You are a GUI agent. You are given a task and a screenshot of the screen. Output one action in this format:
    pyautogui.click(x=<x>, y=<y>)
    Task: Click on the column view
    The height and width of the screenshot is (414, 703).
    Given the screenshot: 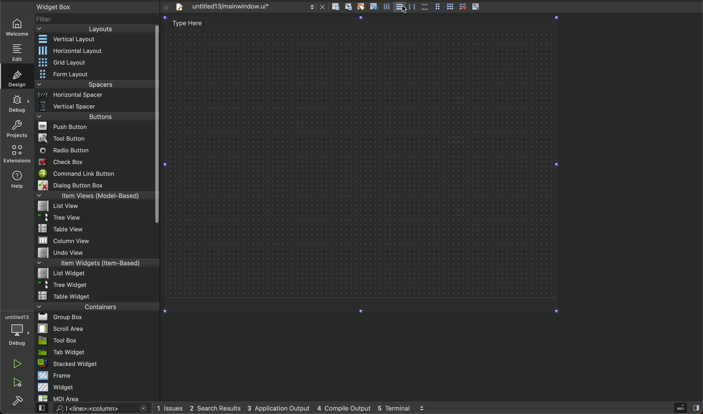 What is the action you would take?
    pyautogui.click(x=97, y=240)
    